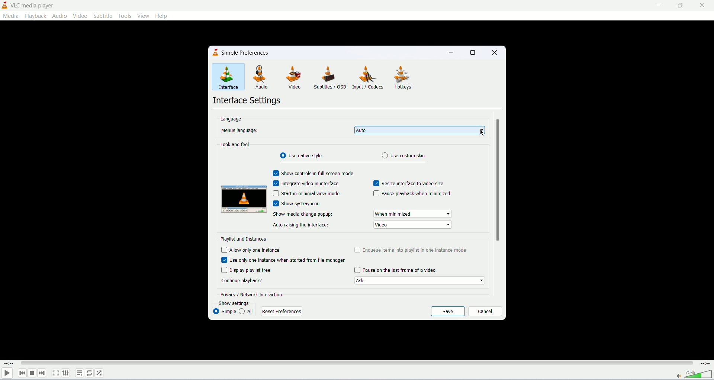  I want to click on continue playback?, so click(242, 280).